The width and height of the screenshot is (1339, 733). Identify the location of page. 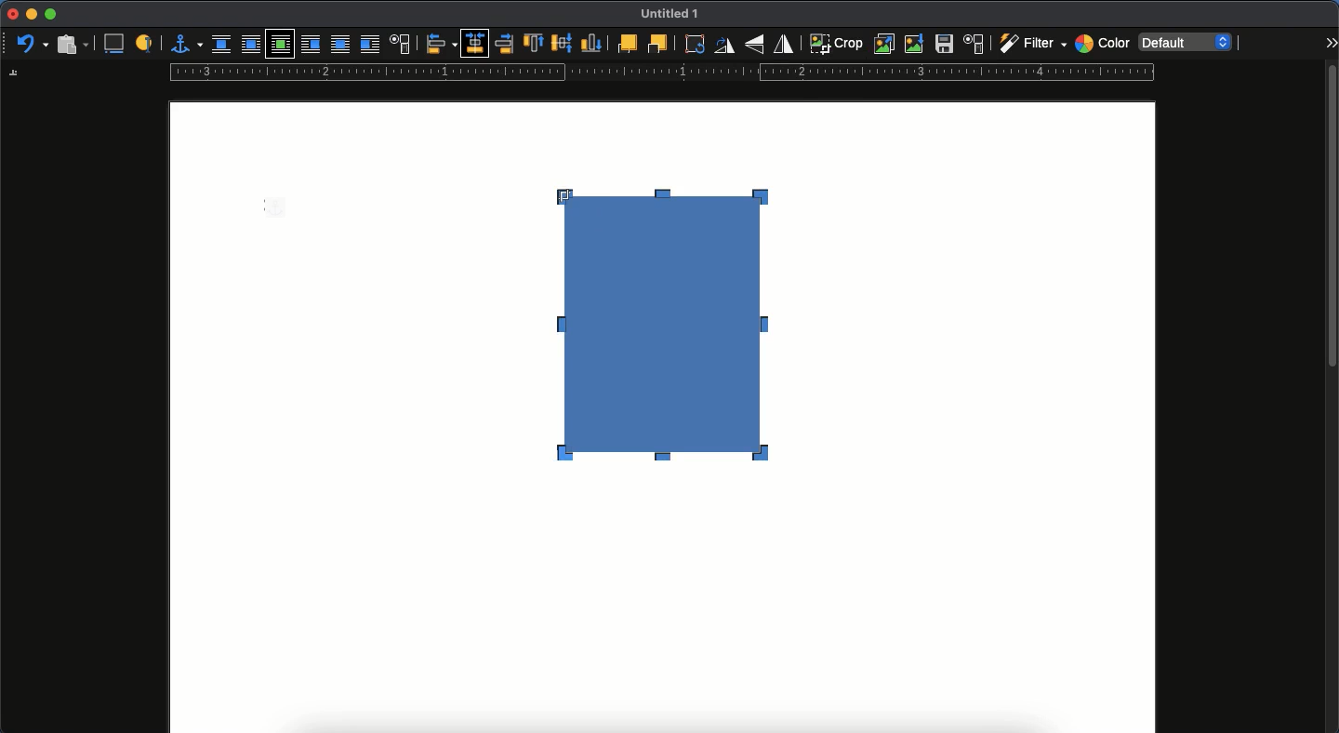
(662, 611).